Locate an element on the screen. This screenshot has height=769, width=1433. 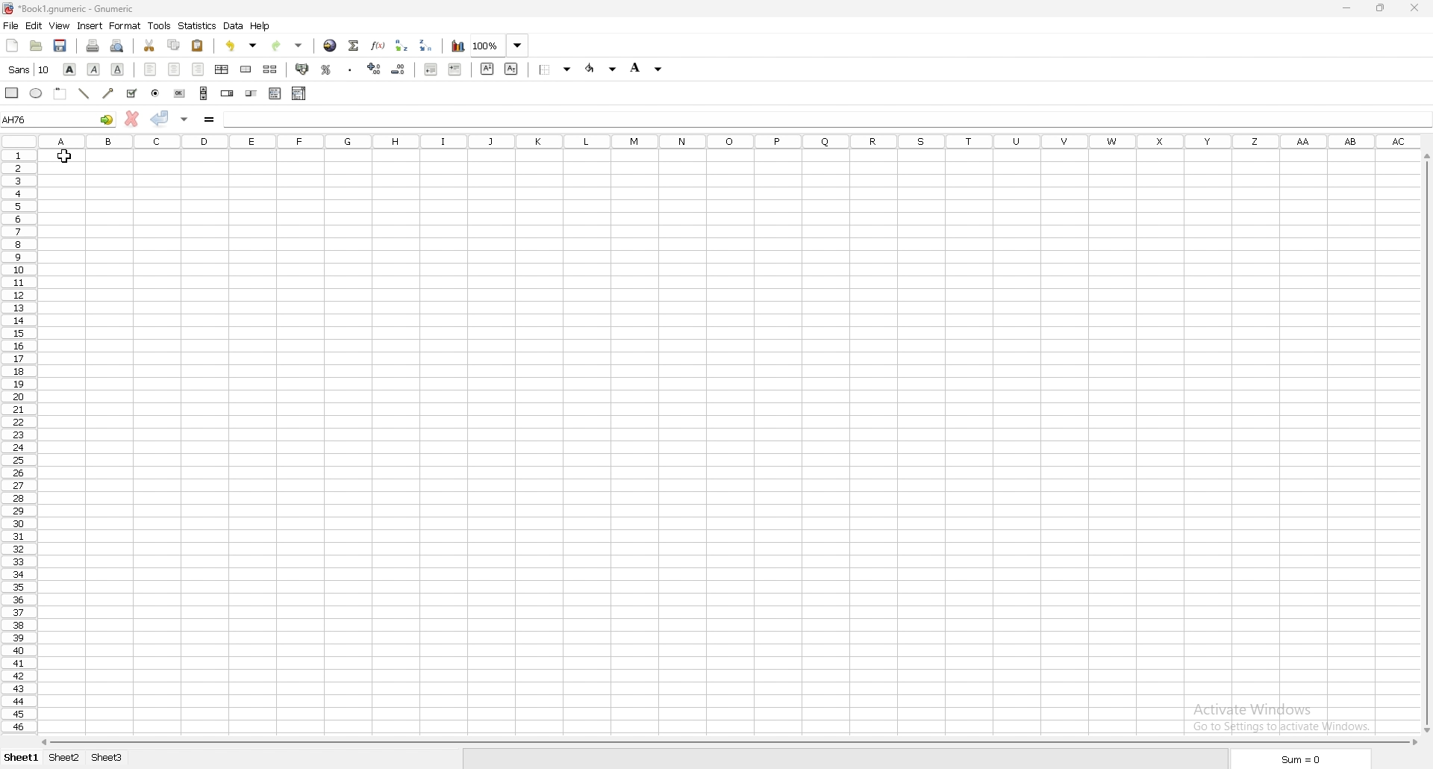
checkbox is located at coordinates (133, 93).